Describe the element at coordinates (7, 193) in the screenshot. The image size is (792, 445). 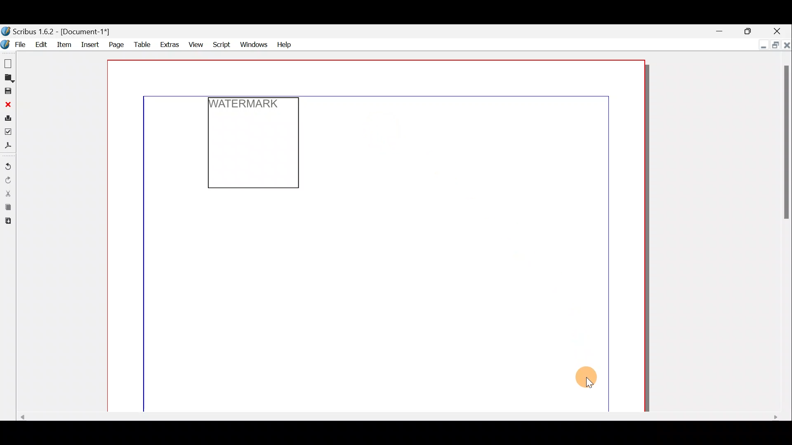
I see `Cut` at that location.